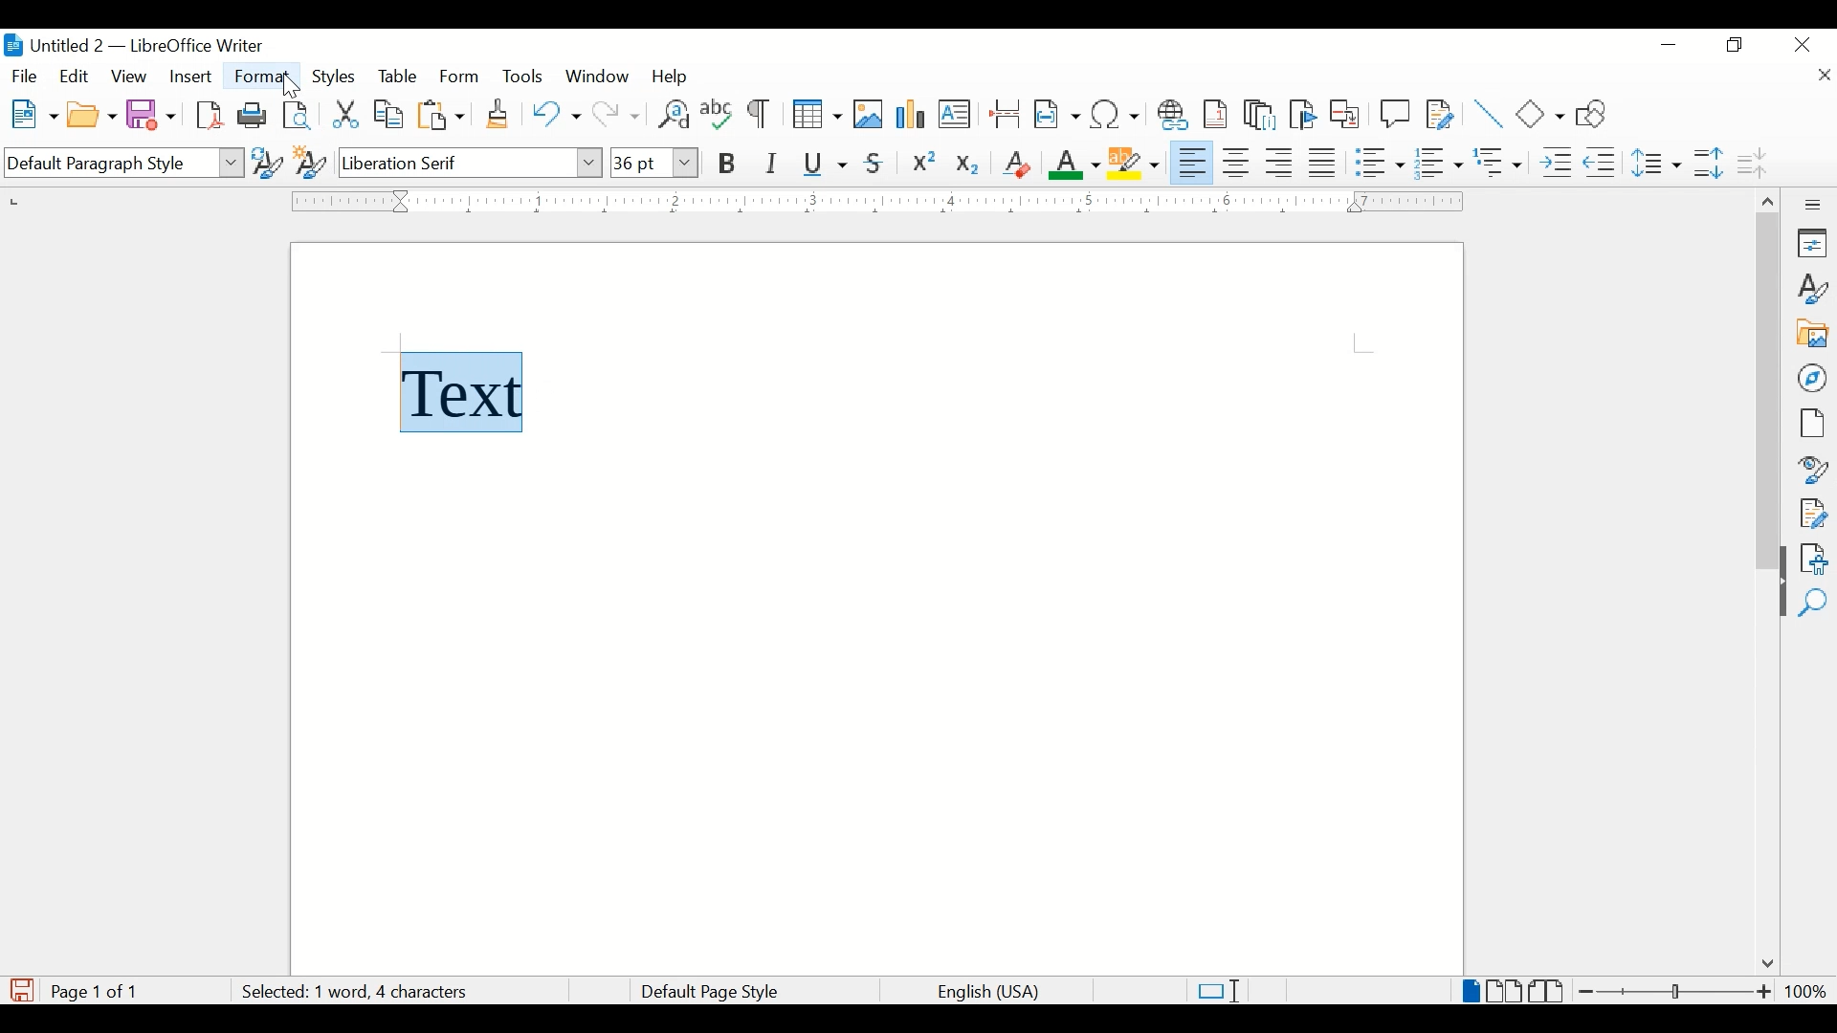 The image size is (1837, 1033). I want to click on zoom level, so click(1805, 991).